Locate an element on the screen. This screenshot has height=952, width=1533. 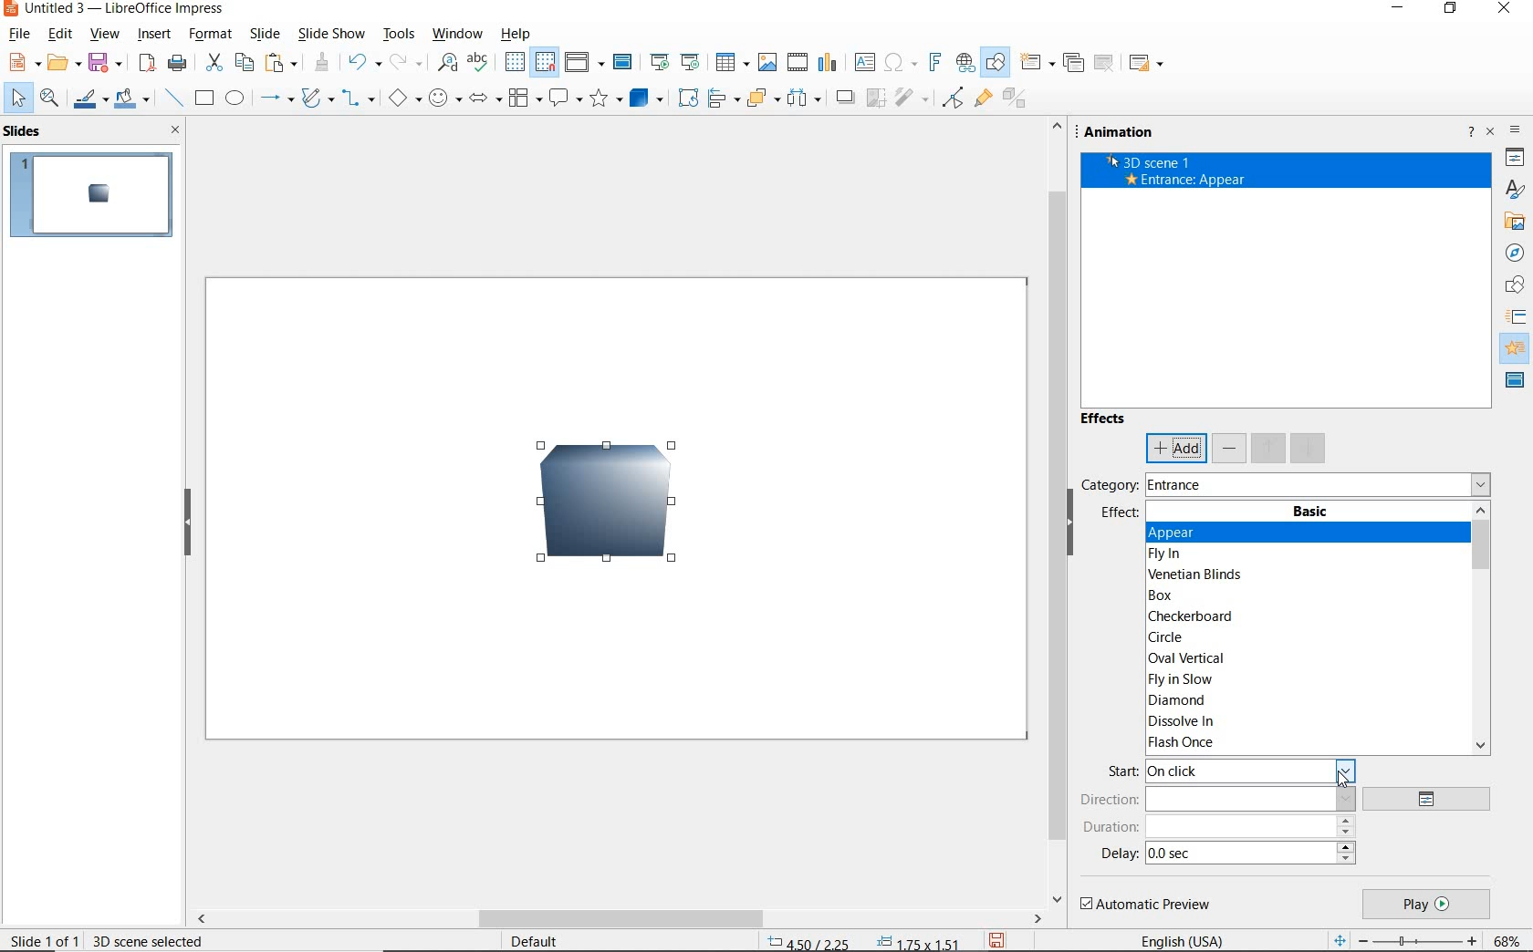
new is located at coordinates (25, 62).